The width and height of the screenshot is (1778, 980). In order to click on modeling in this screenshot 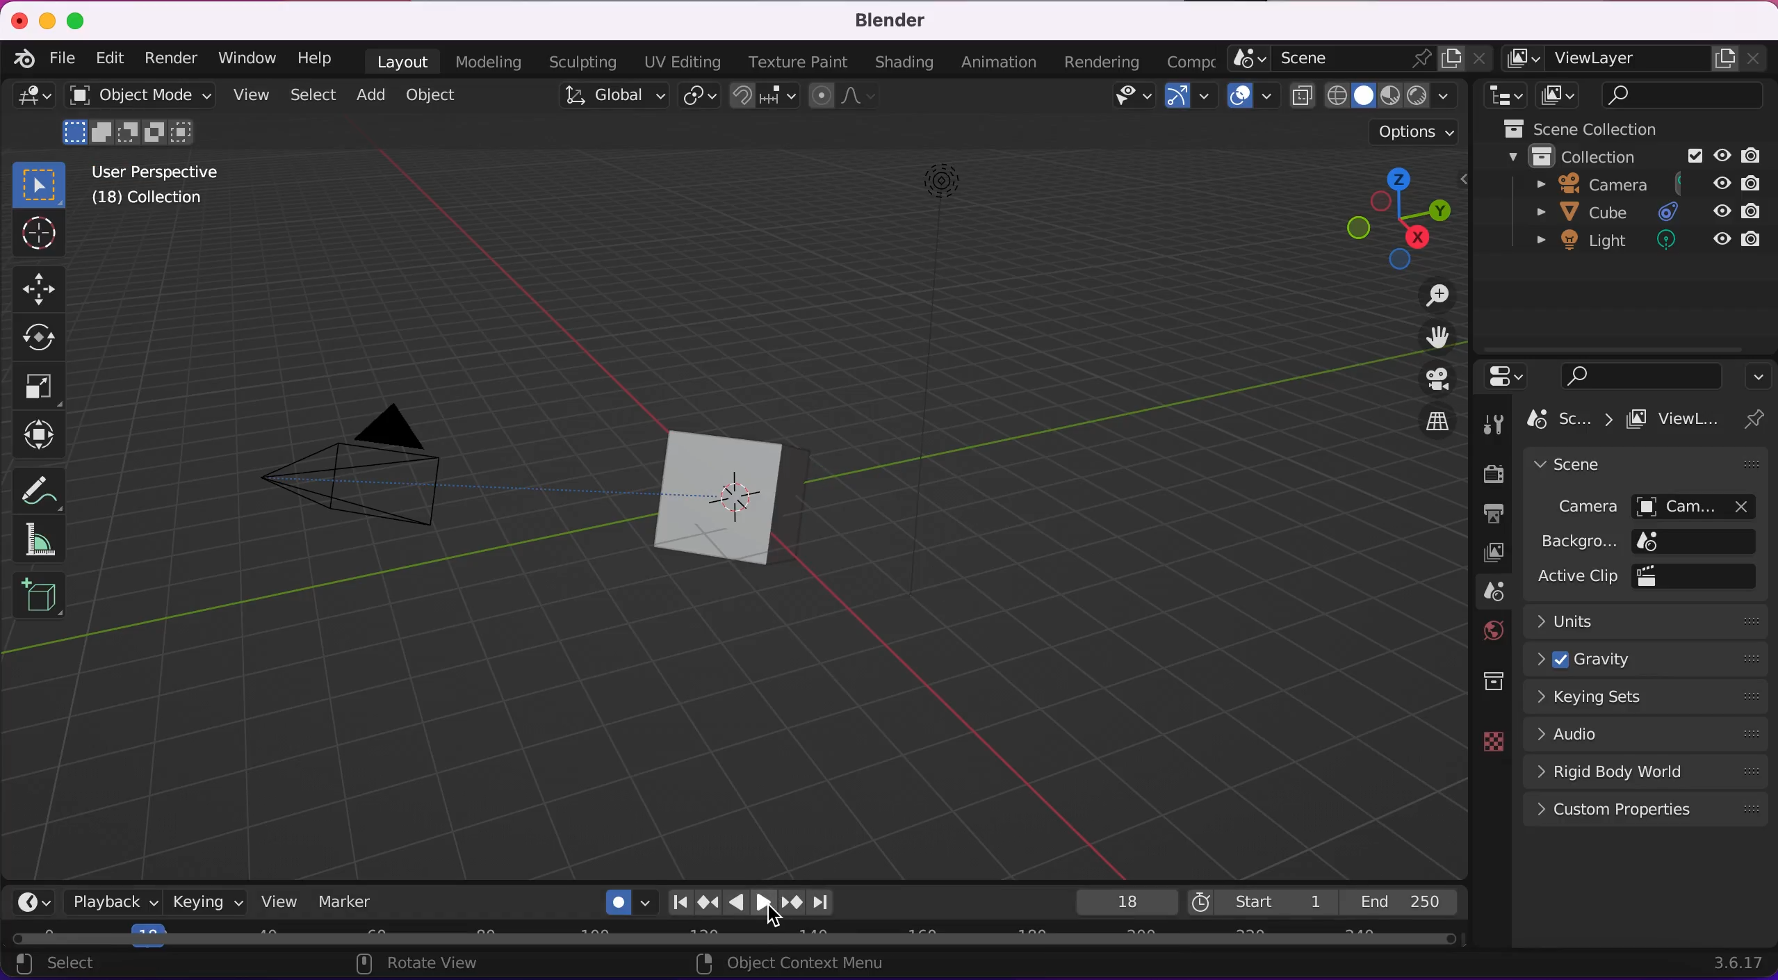, I will do `click(492, 61)`.